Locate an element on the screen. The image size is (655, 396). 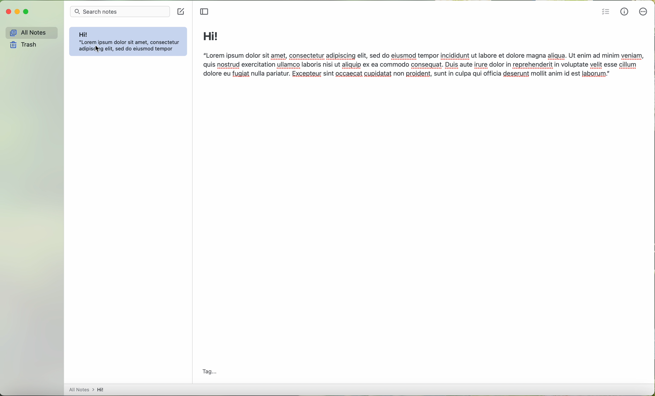
Hi! note is located at coordinates (129, 42).